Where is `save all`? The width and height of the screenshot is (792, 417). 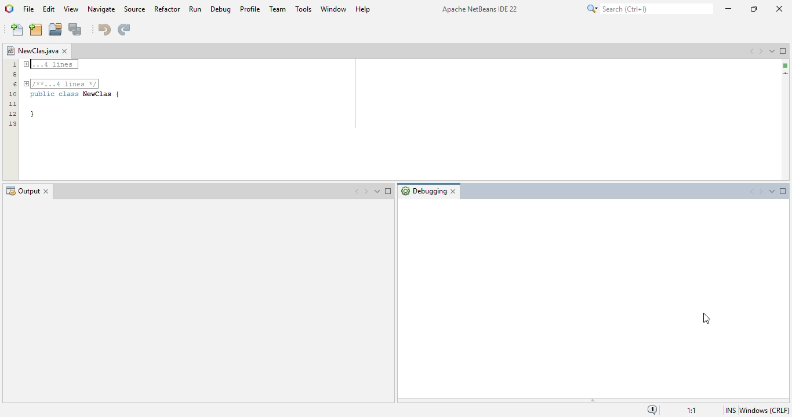
save all is located at coordinates (75, 30).